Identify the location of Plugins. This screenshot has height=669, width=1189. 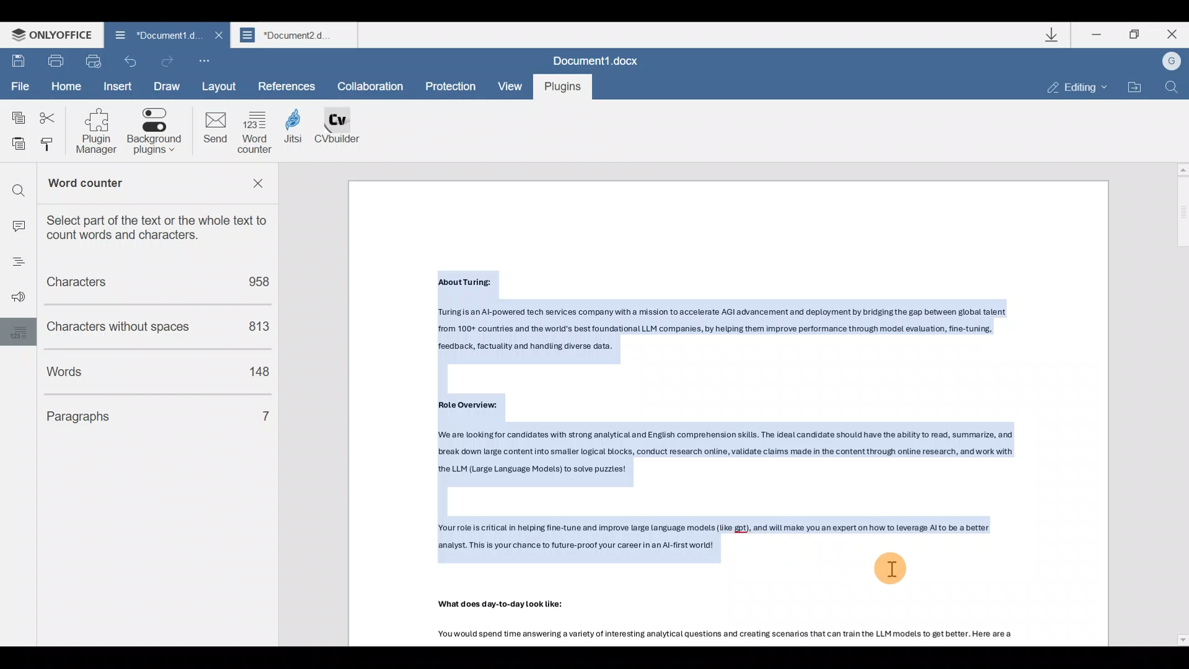
(561, 87).